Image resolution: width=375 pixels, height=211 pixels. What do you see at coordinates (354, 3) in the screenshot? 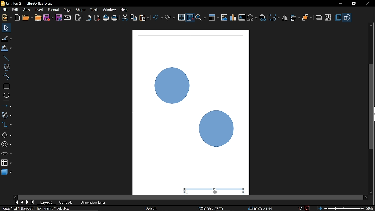
I see `Restore down` at bounding box center [354, 3].